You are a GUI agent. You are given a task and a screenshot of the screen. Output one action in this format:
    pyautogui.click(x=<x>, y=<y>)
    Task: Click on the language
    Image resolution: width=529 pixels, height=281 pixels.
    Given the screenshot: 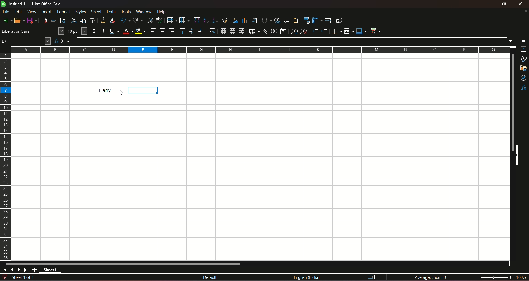 What is the action you would take?
    pyautogui.click(x=308, y=277)
    